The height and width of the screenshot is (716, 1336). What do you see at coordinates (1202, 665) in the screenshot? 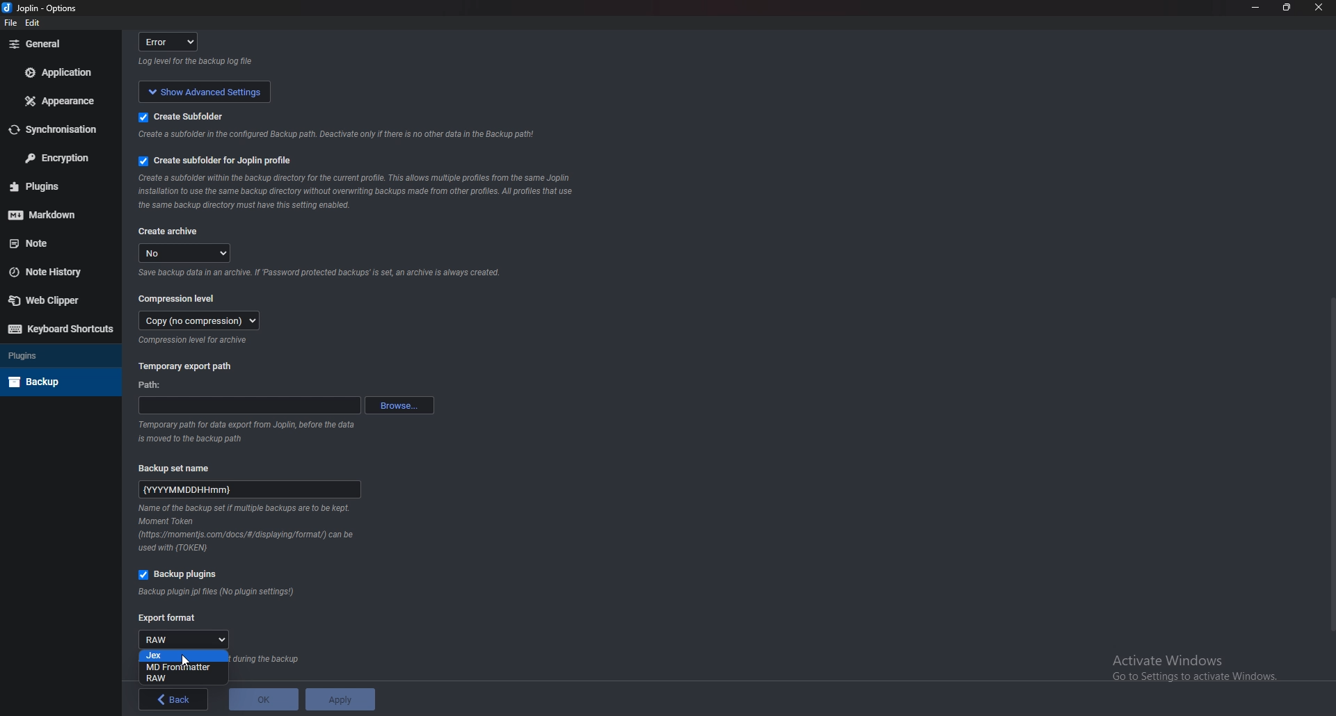
I see `activate windows` at bounding box center [1202, 665].